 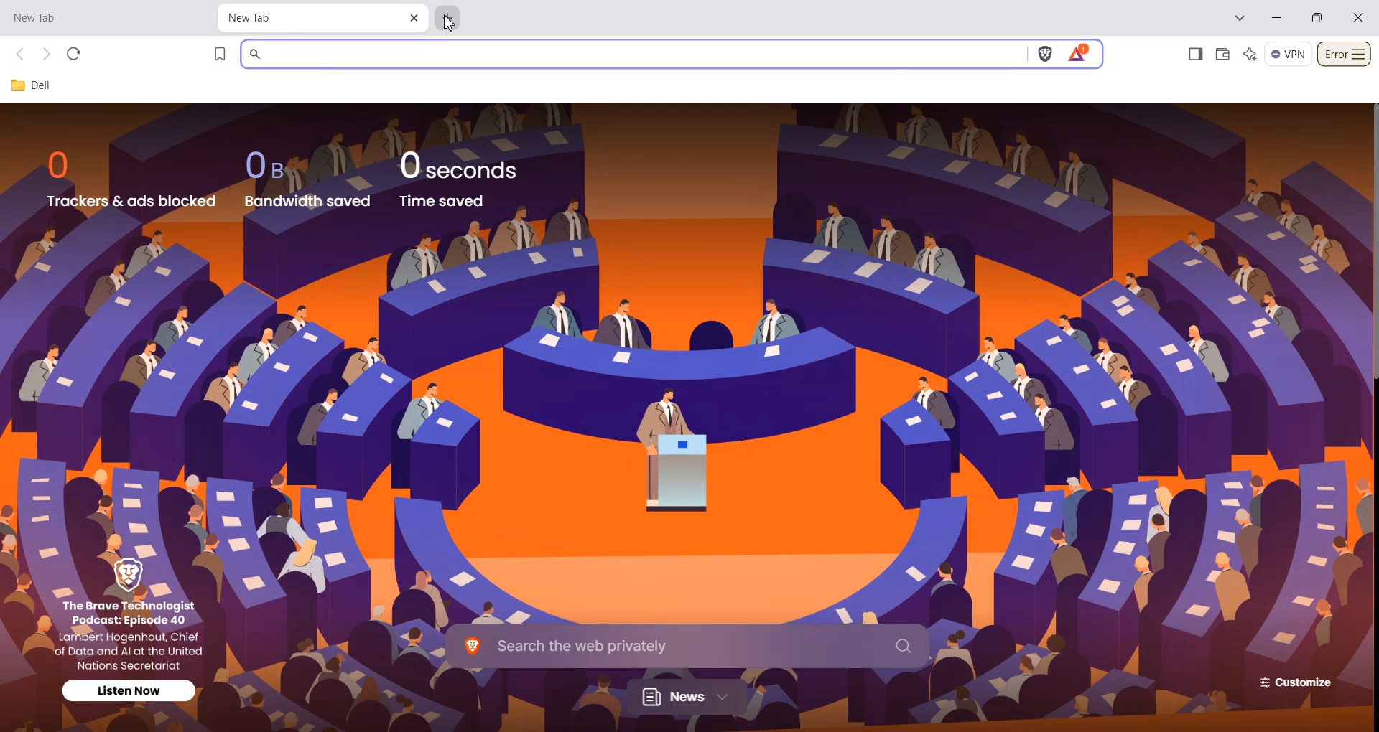 I want to click on Show sidebar, so click(x=1194, y=54).